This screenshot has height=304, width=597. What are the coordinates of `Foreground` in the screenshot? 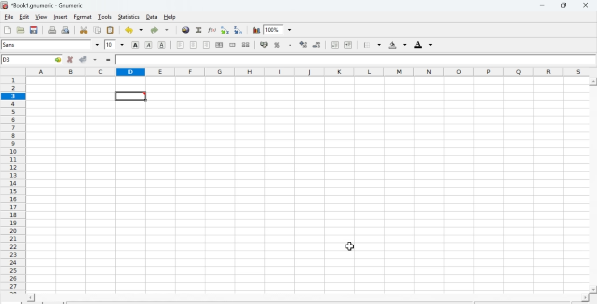 It's located at (423, 45).